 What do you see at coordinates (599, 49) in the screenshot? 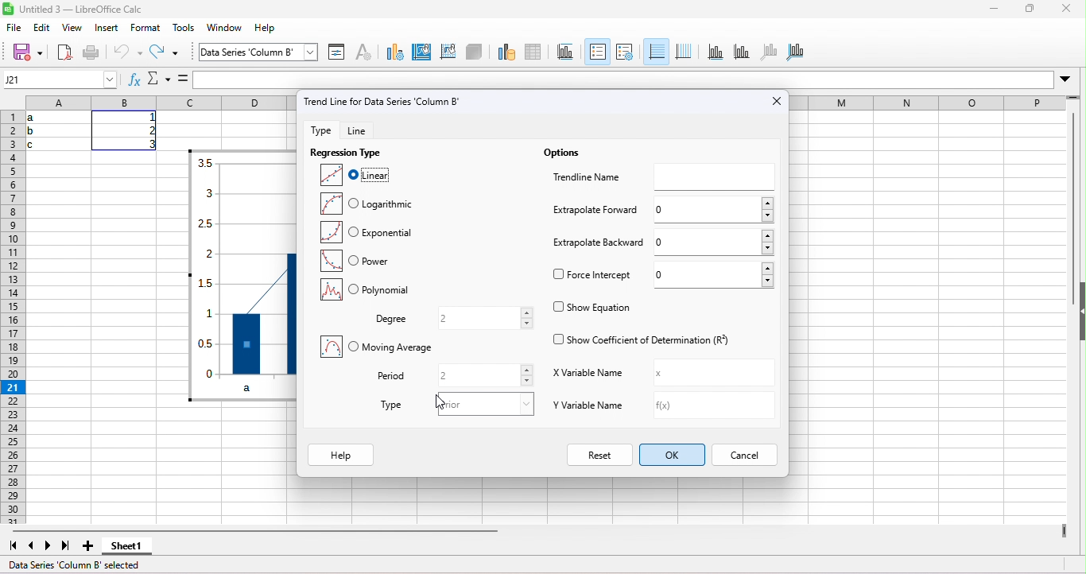
I see `legends on/off` at bounding box center [599, 49].